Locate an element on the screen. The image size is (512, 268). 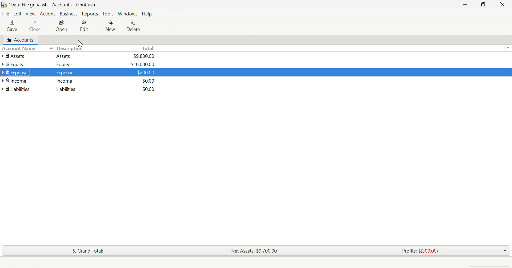
Restore Down is located at coordinates (464, 4).